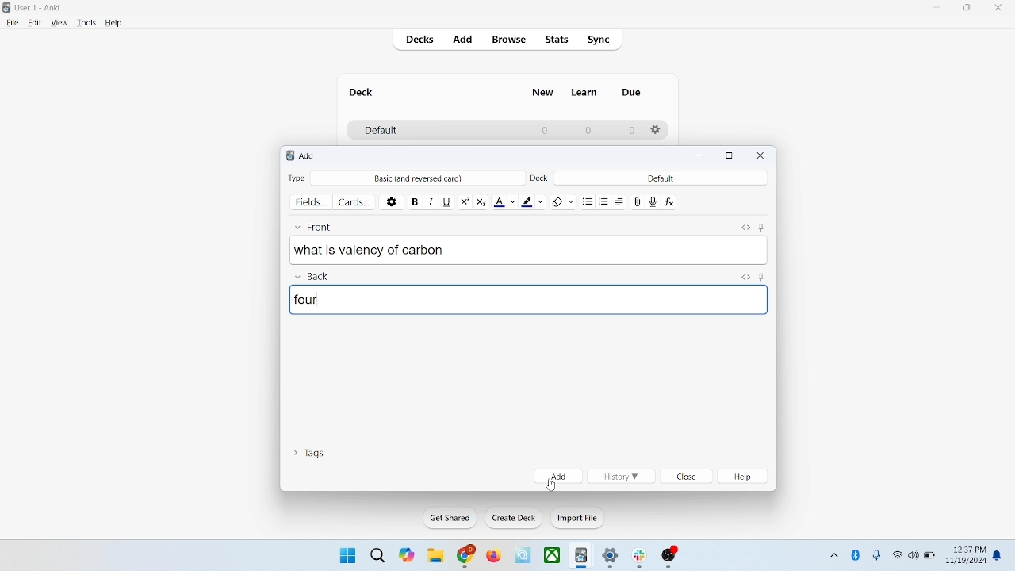  Describe the element at coordinates (856, 554) in the screenshot. I see `bluetooth` at that location.